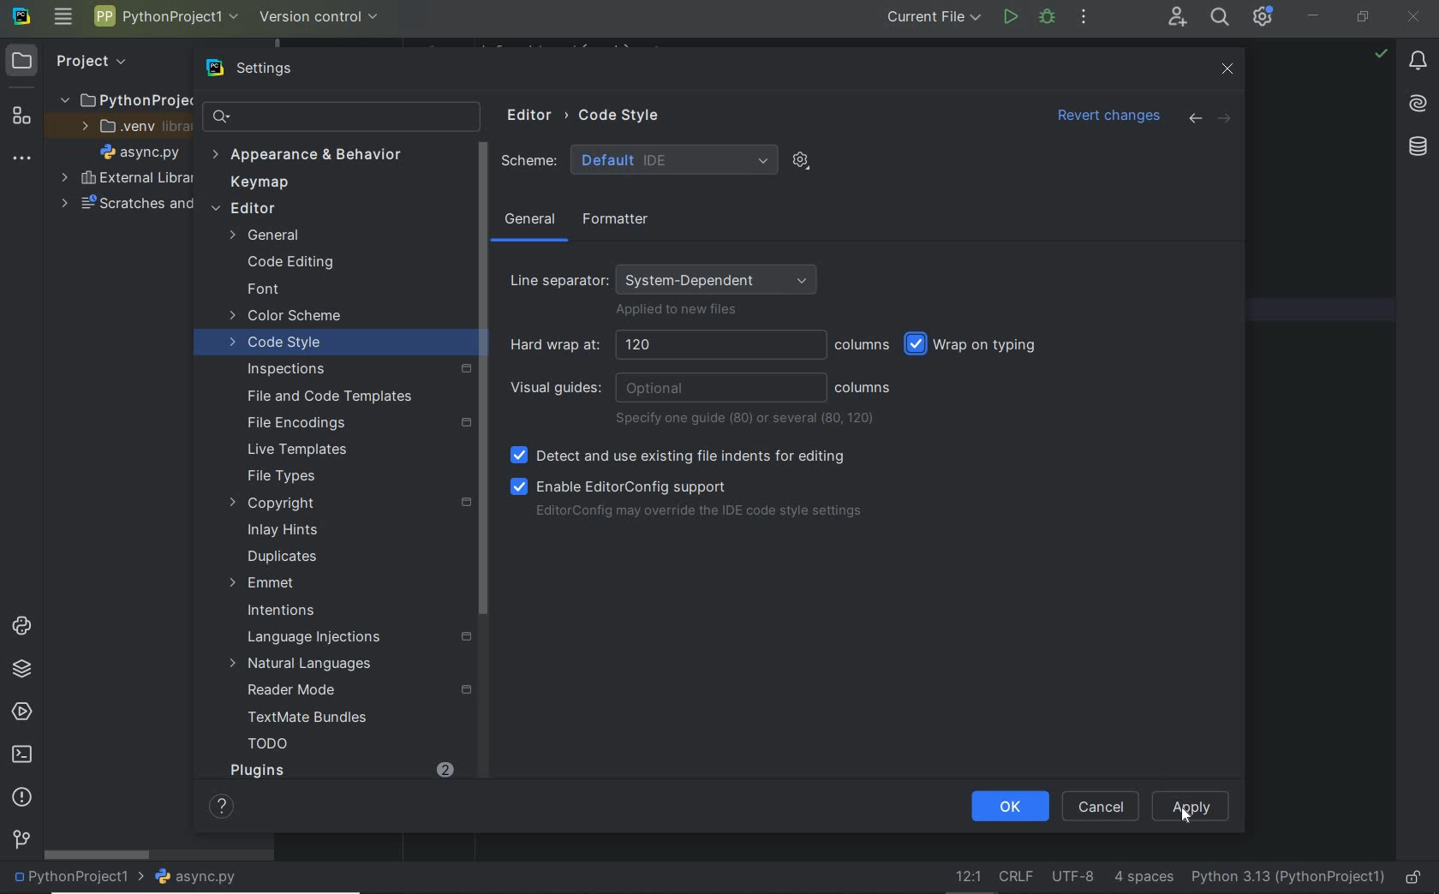 This screenshot has height=894, width=1439. Describe the element at coordinates (345, 691) in the screenshot. I see `reader Mode` at that location.